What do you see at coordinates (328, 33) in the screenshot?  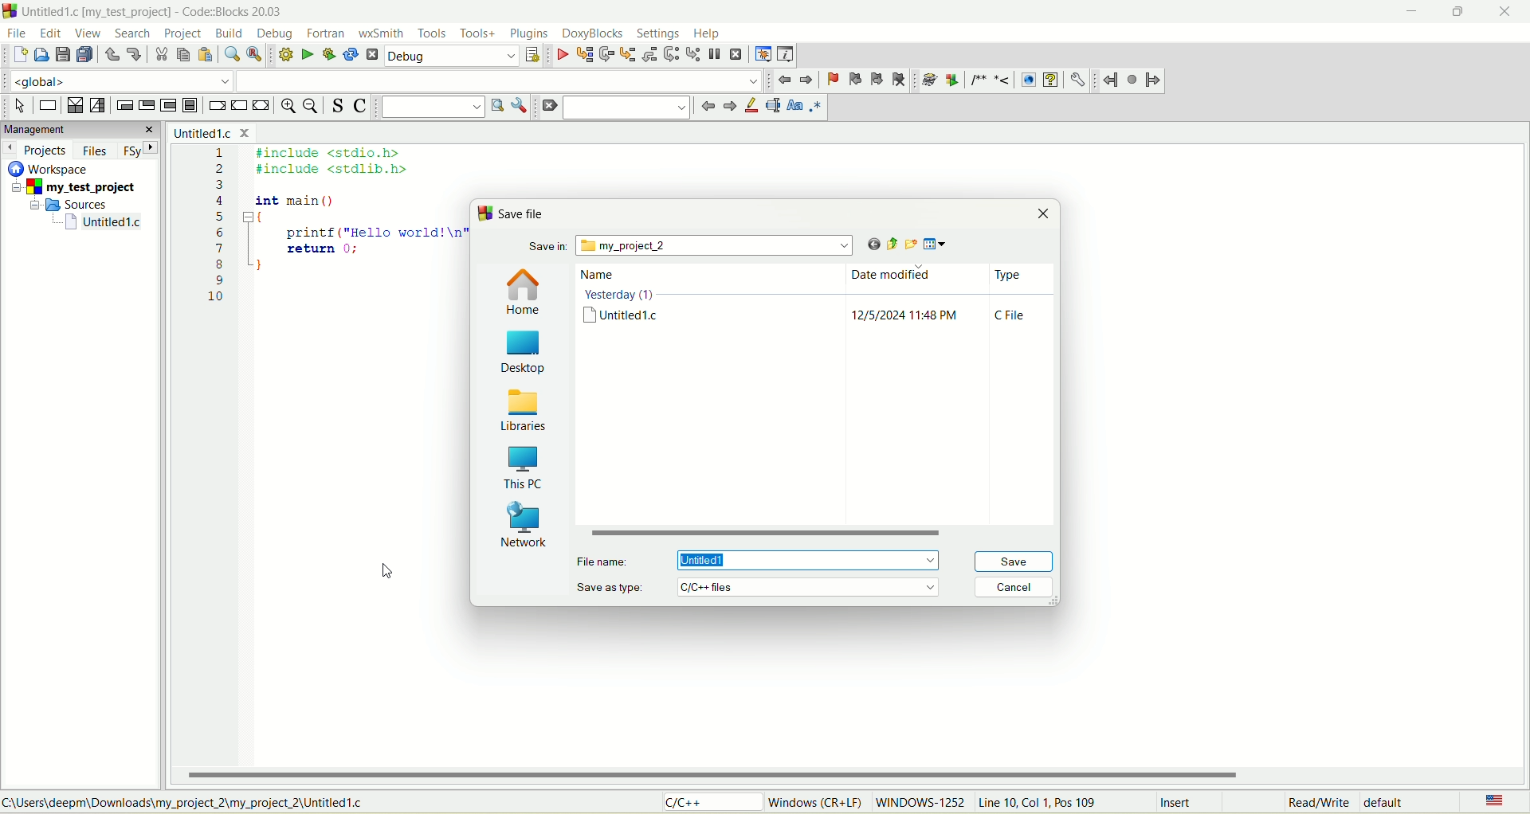 I see `fortan` at bounding box center [328, 33].